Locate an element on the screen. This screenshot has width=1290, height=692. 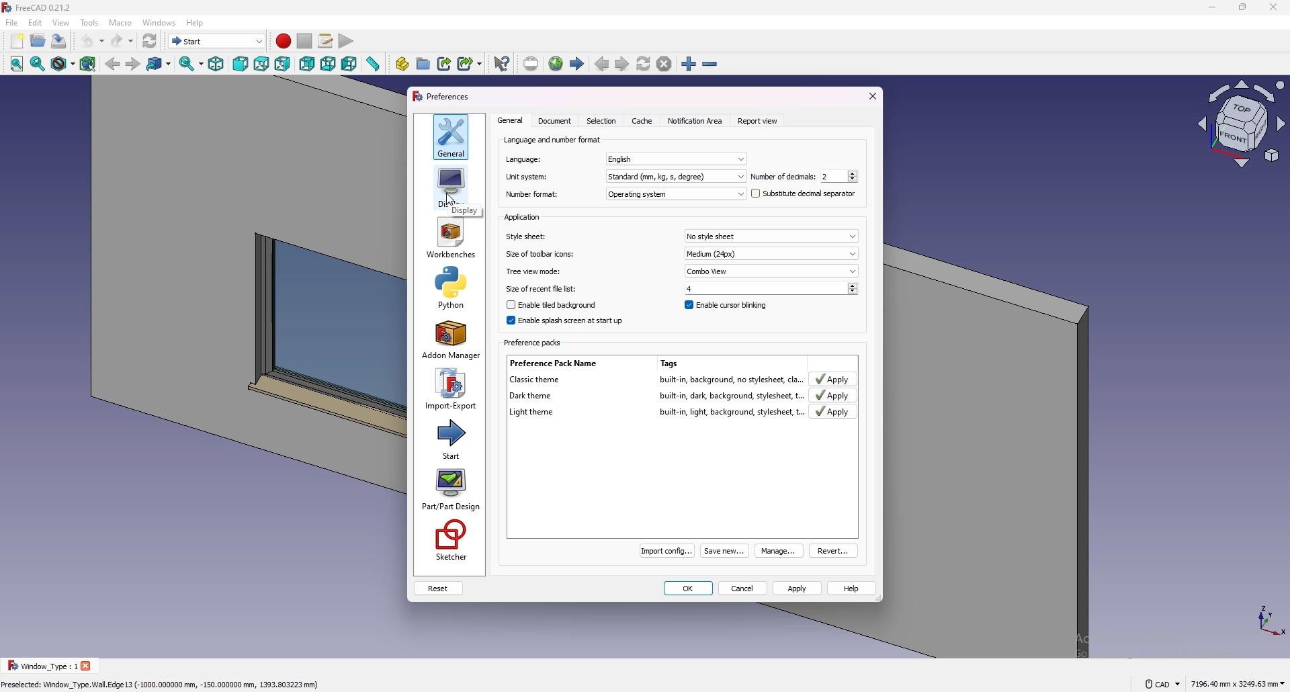
view is located at coordinates (62, 22).